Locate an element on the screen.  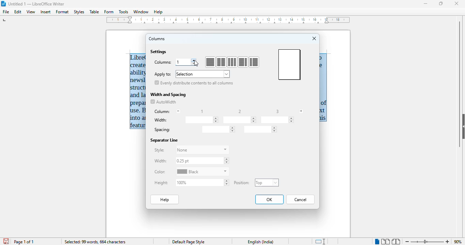
height:  is located at coordinates (161, 183).